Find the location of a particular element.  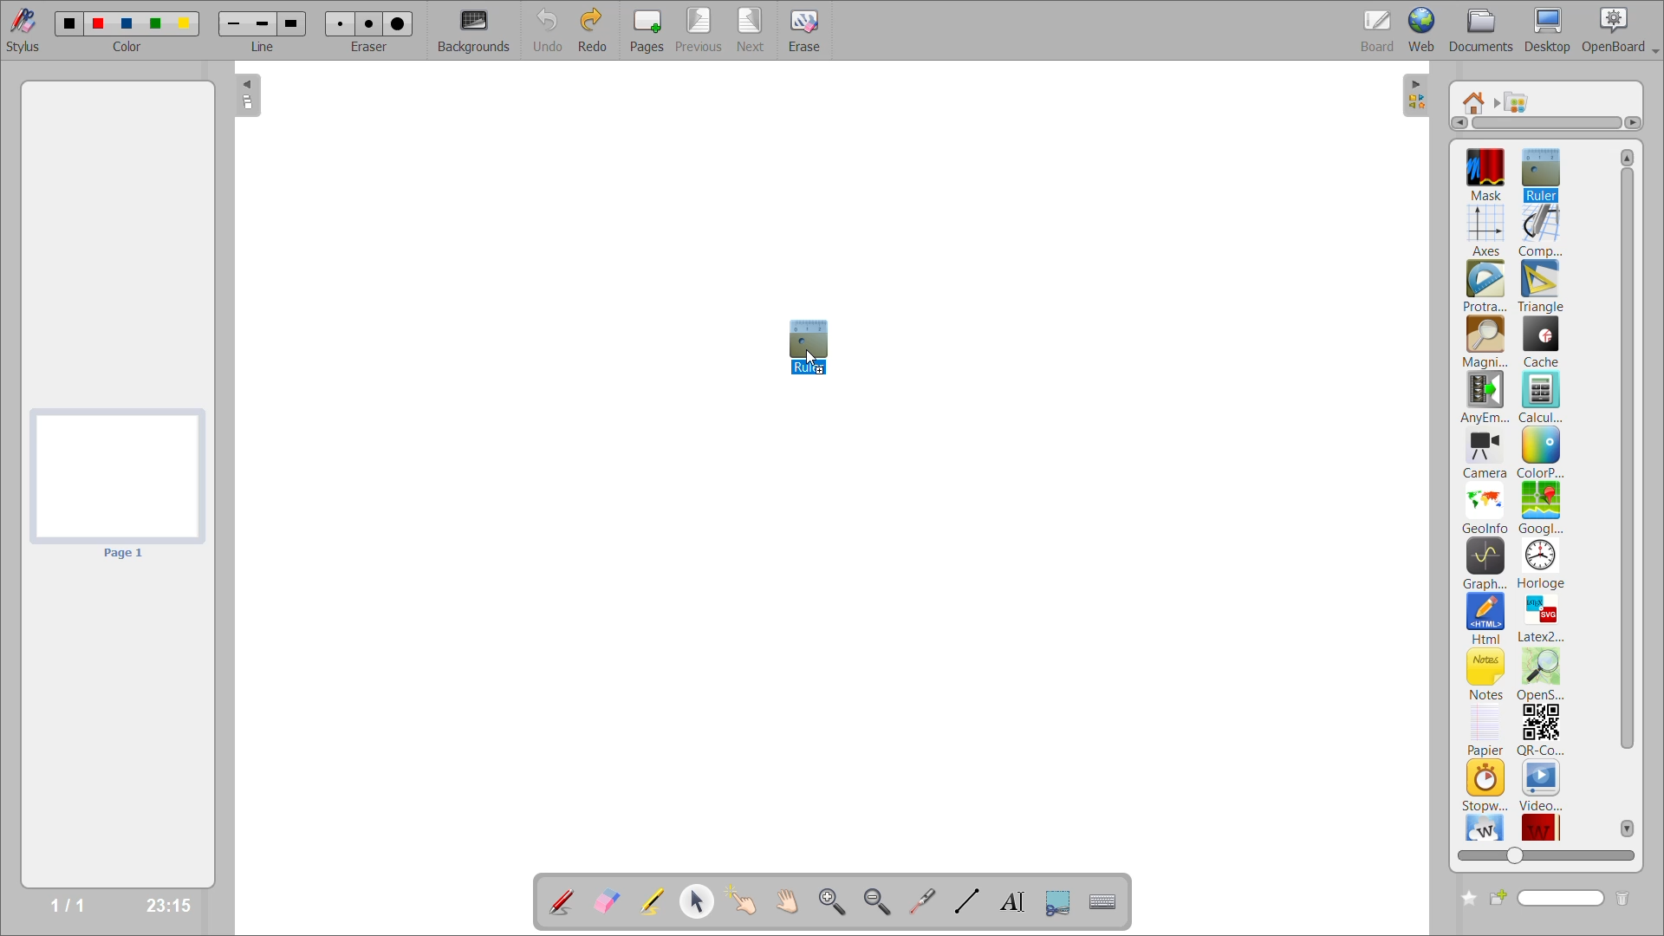

vertical scroll bar is located at coordinates (1628, 492).